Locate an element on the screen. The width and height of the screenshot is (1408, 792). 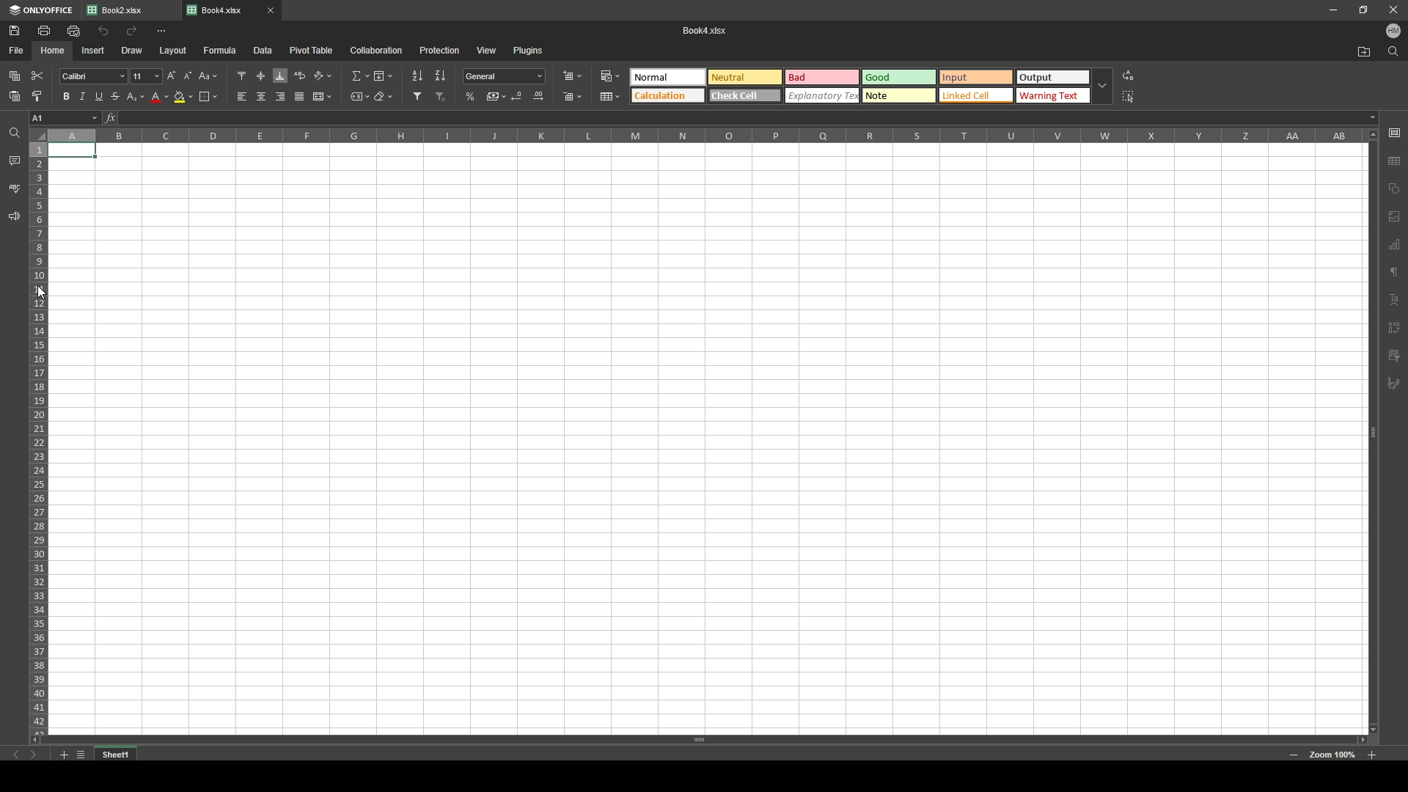
number format is located at coordinates (505, 76).